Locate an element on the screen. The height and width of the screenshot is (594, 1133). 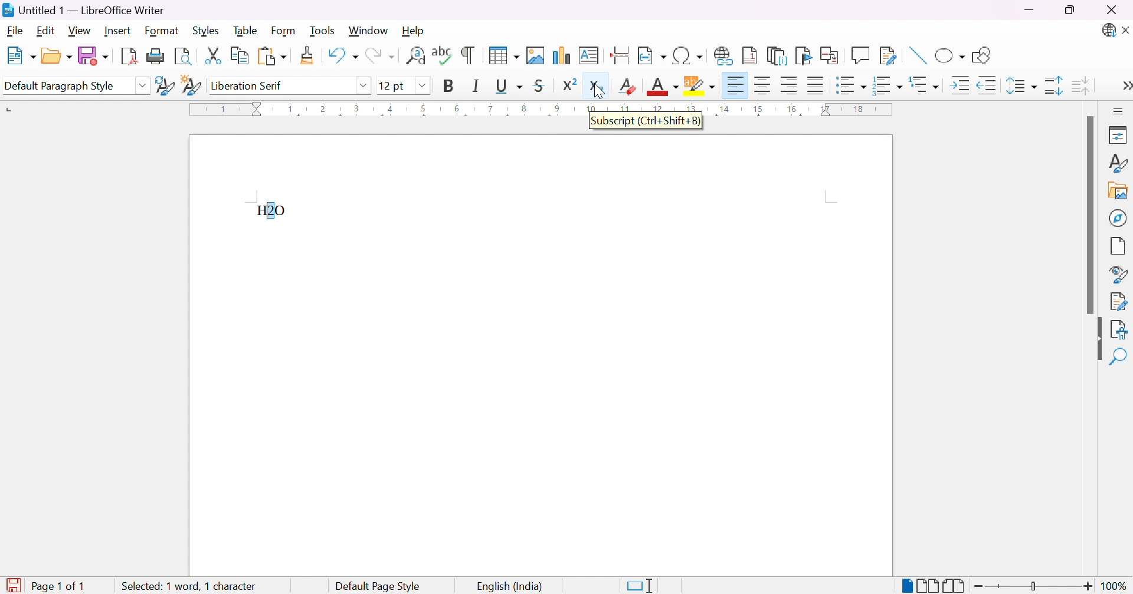
Align left is located at coordinates (735, 87).